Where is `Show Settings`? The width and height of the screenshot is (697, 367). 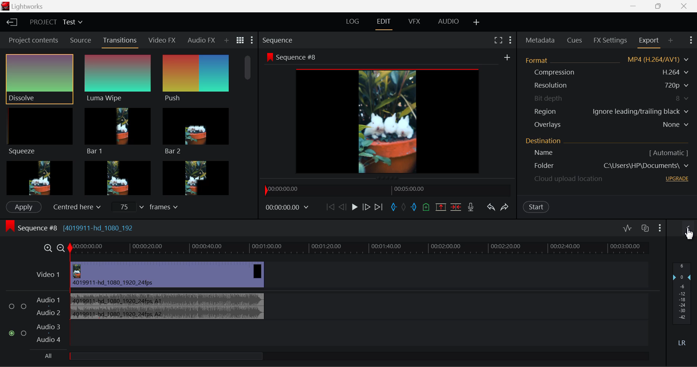
Show Settings is located at coordinates (691, 40).